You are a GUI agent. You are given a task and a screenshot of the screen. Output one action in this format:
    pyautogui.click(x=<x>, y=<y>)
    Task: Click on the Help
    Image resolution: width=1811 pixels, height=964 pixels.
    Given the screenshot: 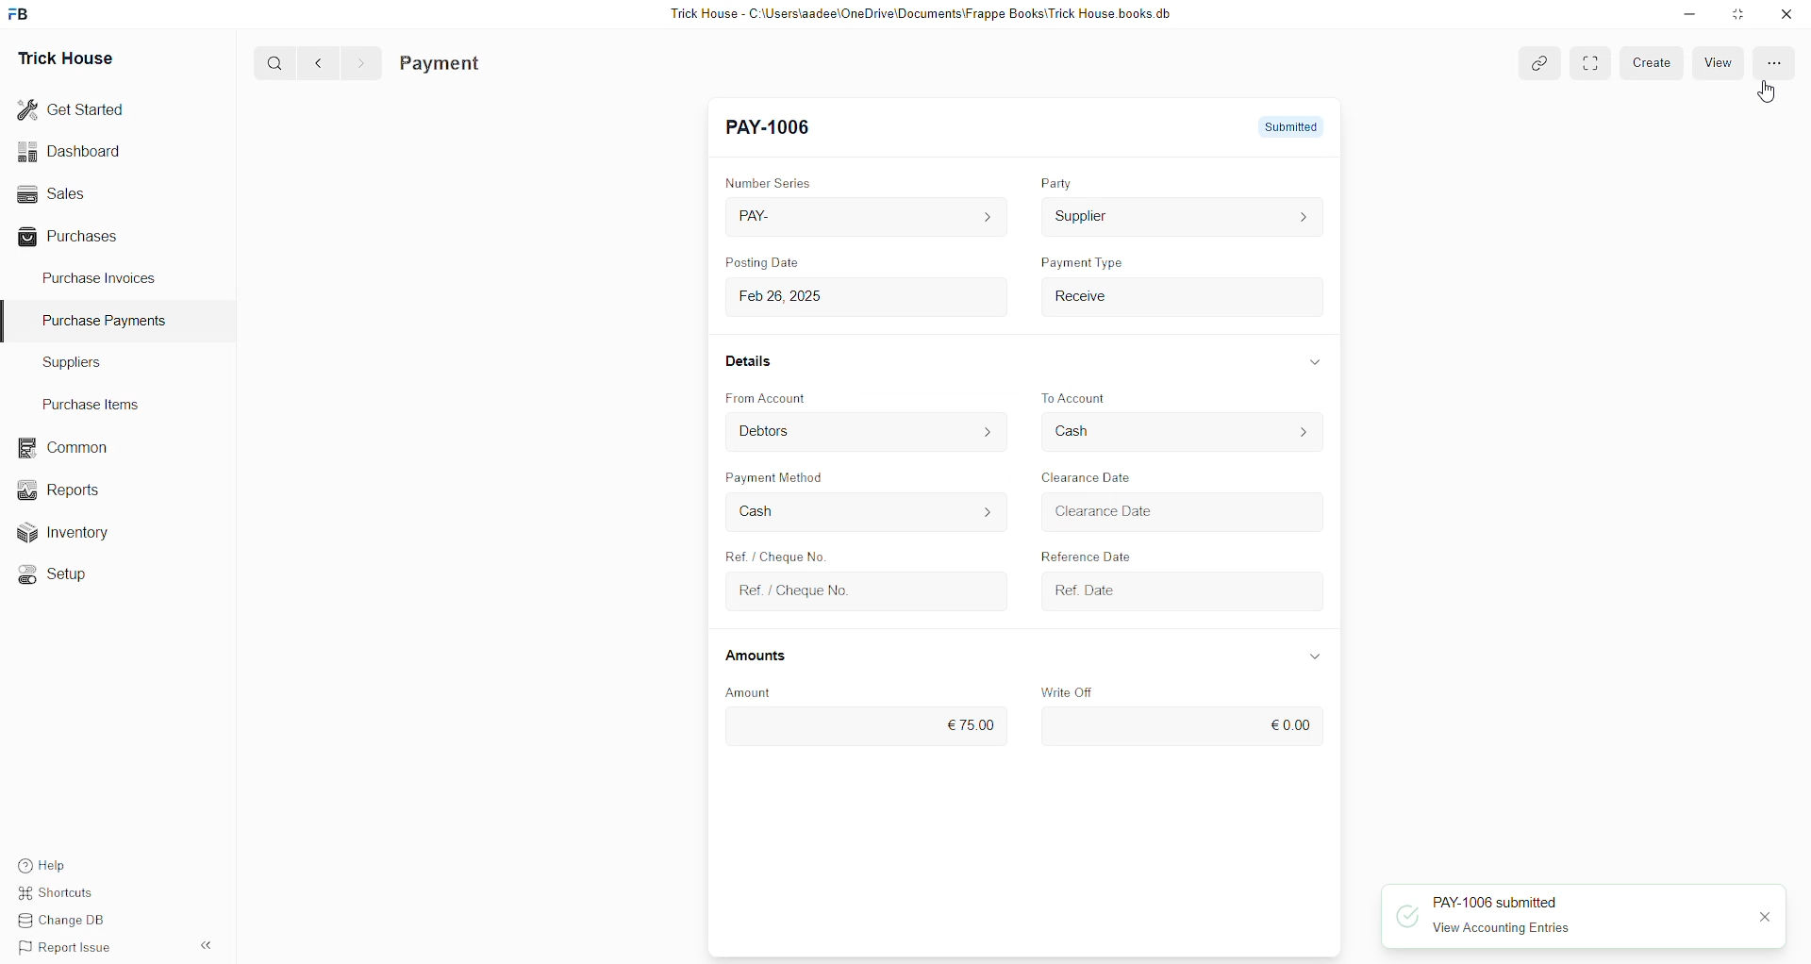 What is the action you would take?
    pyautogui.click(x=42, y=866)
    